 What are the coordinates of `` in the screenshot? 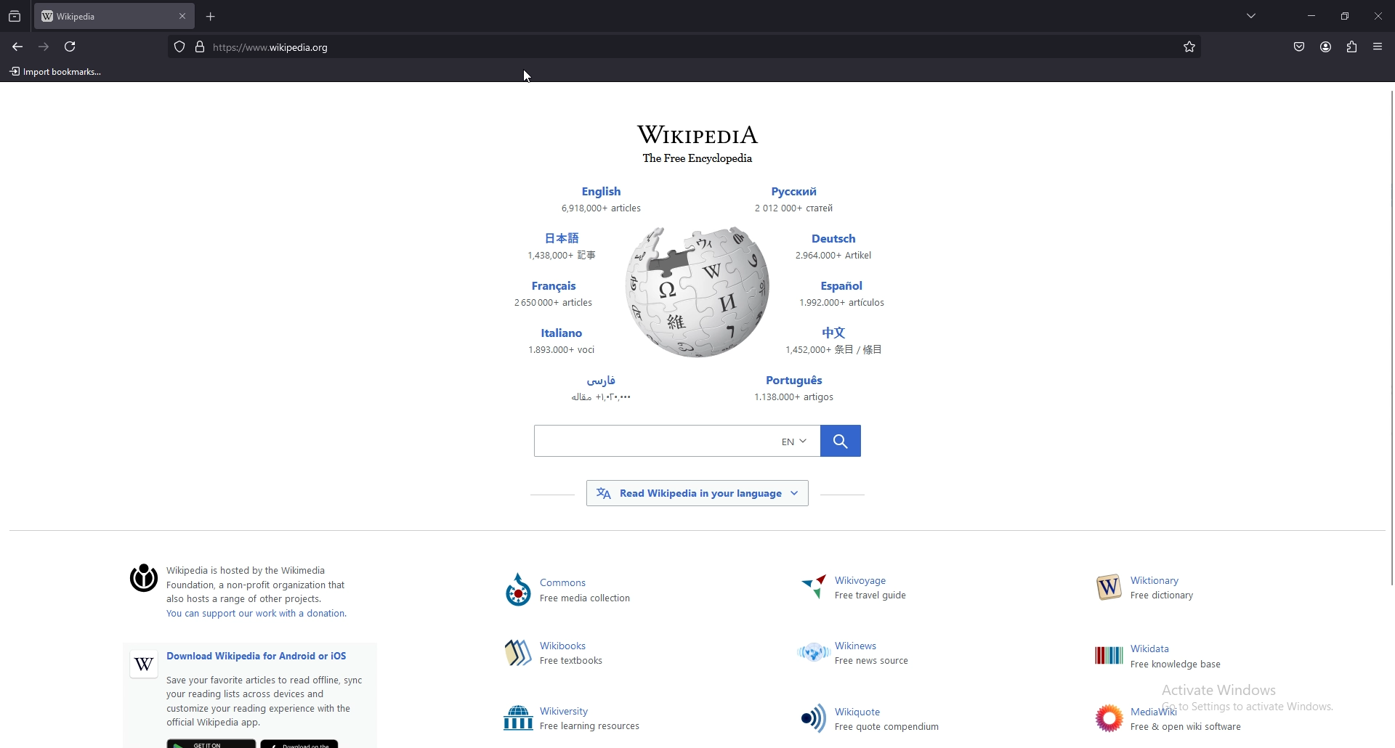 It's located at (845, 250).